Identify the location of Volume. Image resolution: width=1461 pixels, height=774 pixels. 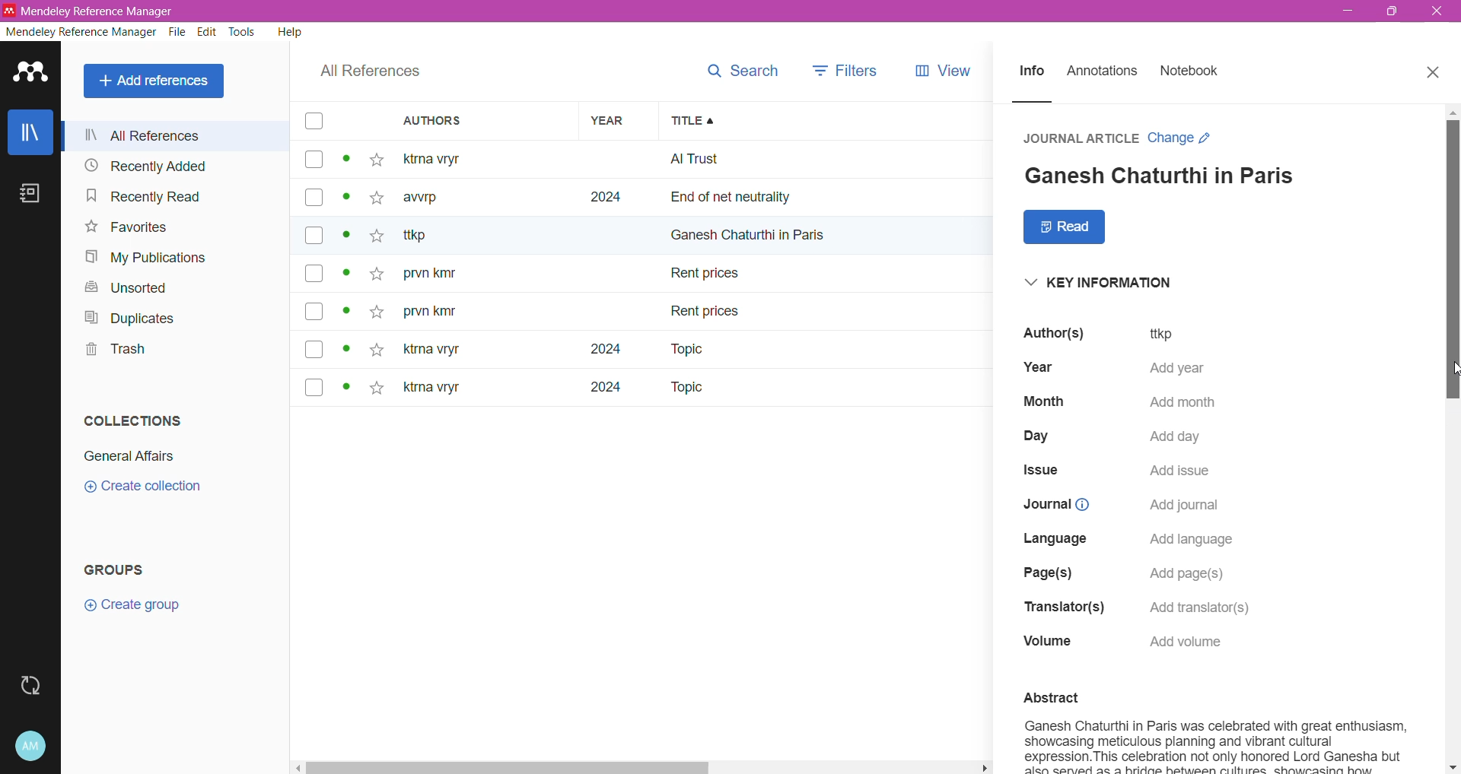
(1042, 643).